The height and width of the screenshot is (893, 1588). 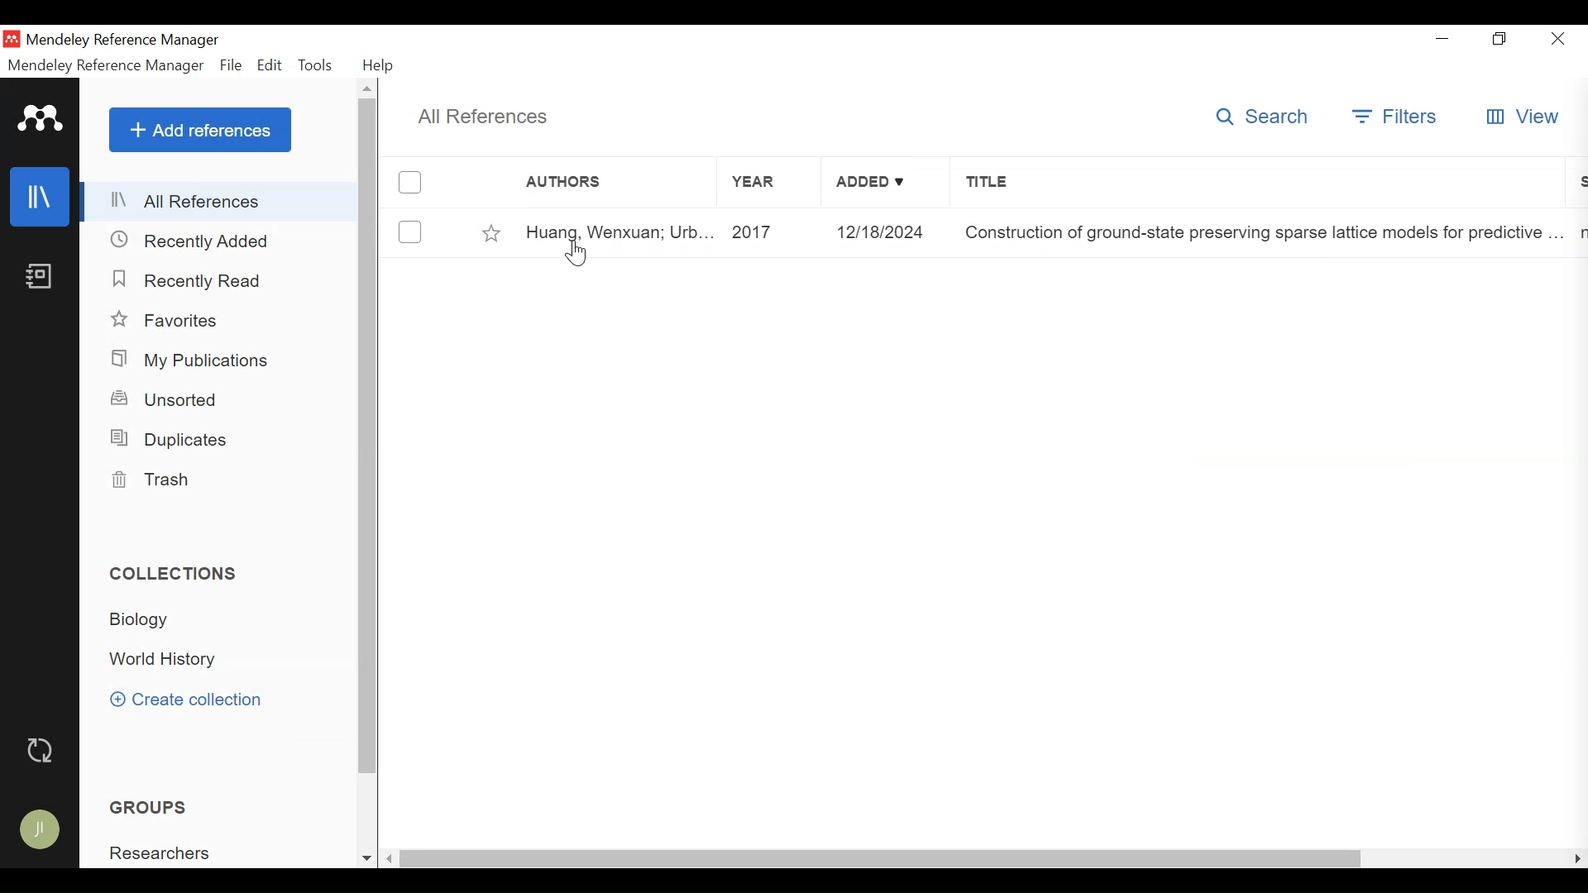 What do you see at coordinates (313, 65) in the screenshot?
I see `Tools` at bounding box center [313, 65].